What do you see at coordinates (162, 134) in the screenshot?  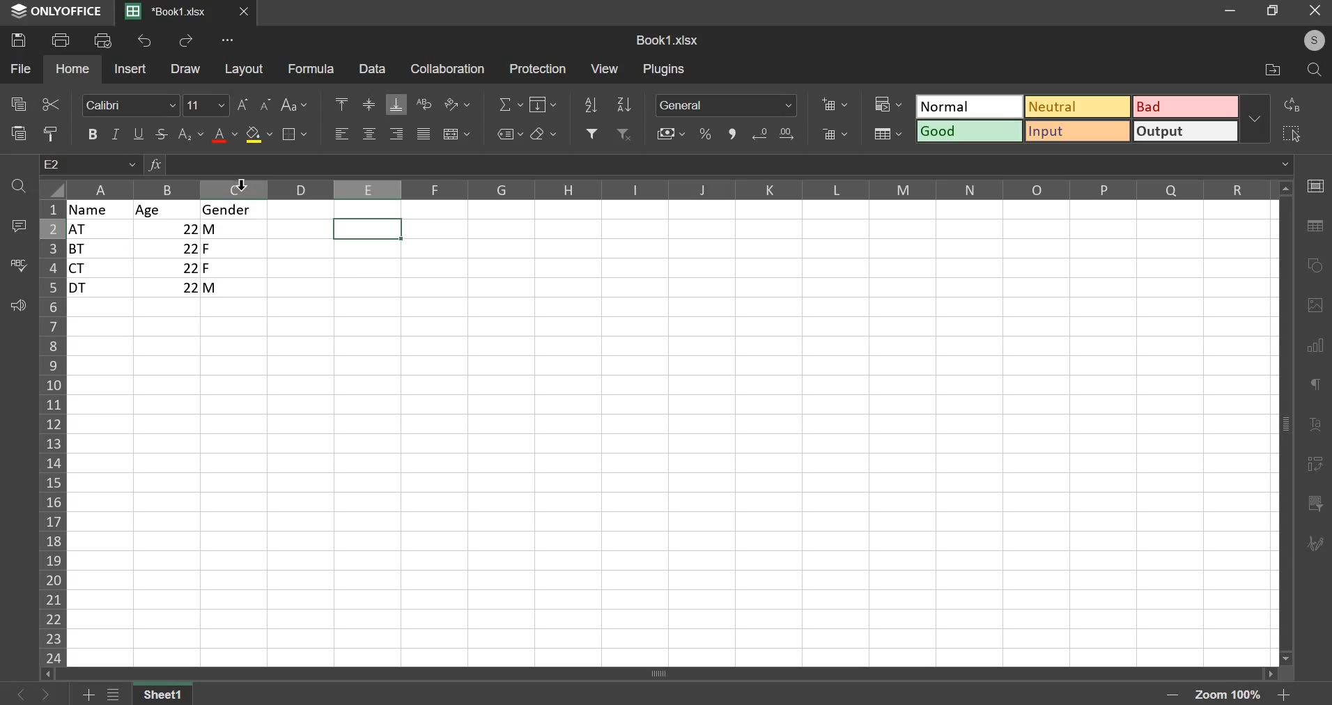 I see `strokethrough` at bounding box center [162, 134].